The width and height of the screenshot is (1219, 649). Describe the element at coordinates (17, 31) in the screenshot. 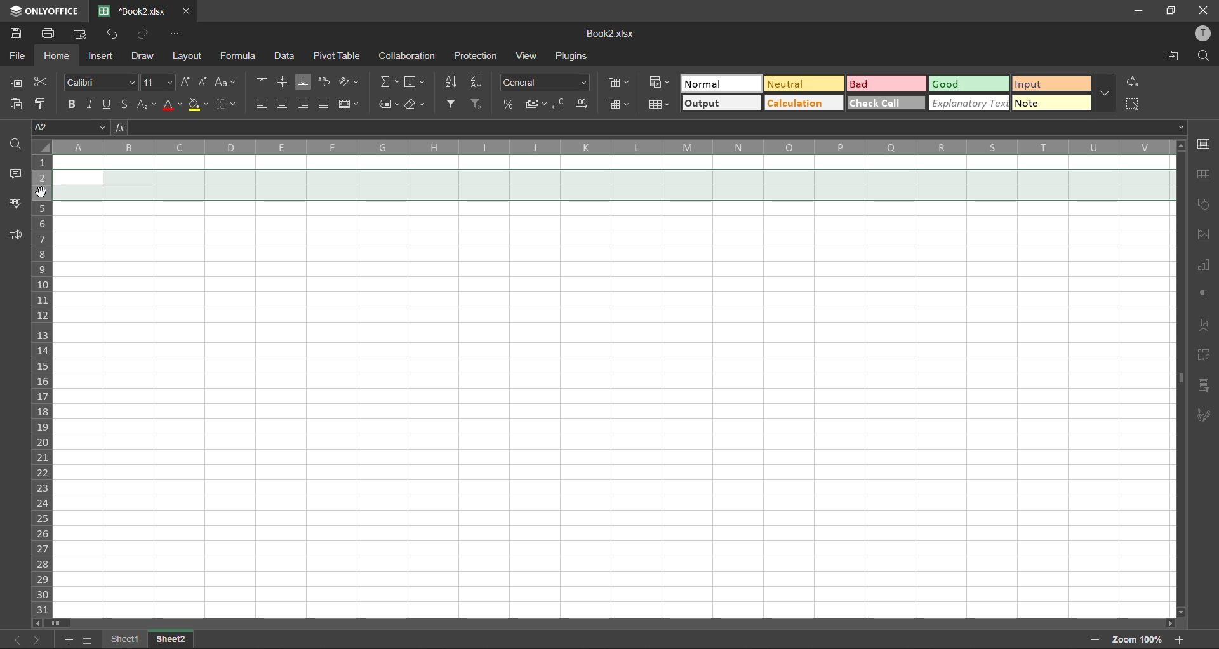

I see `save` at that location.